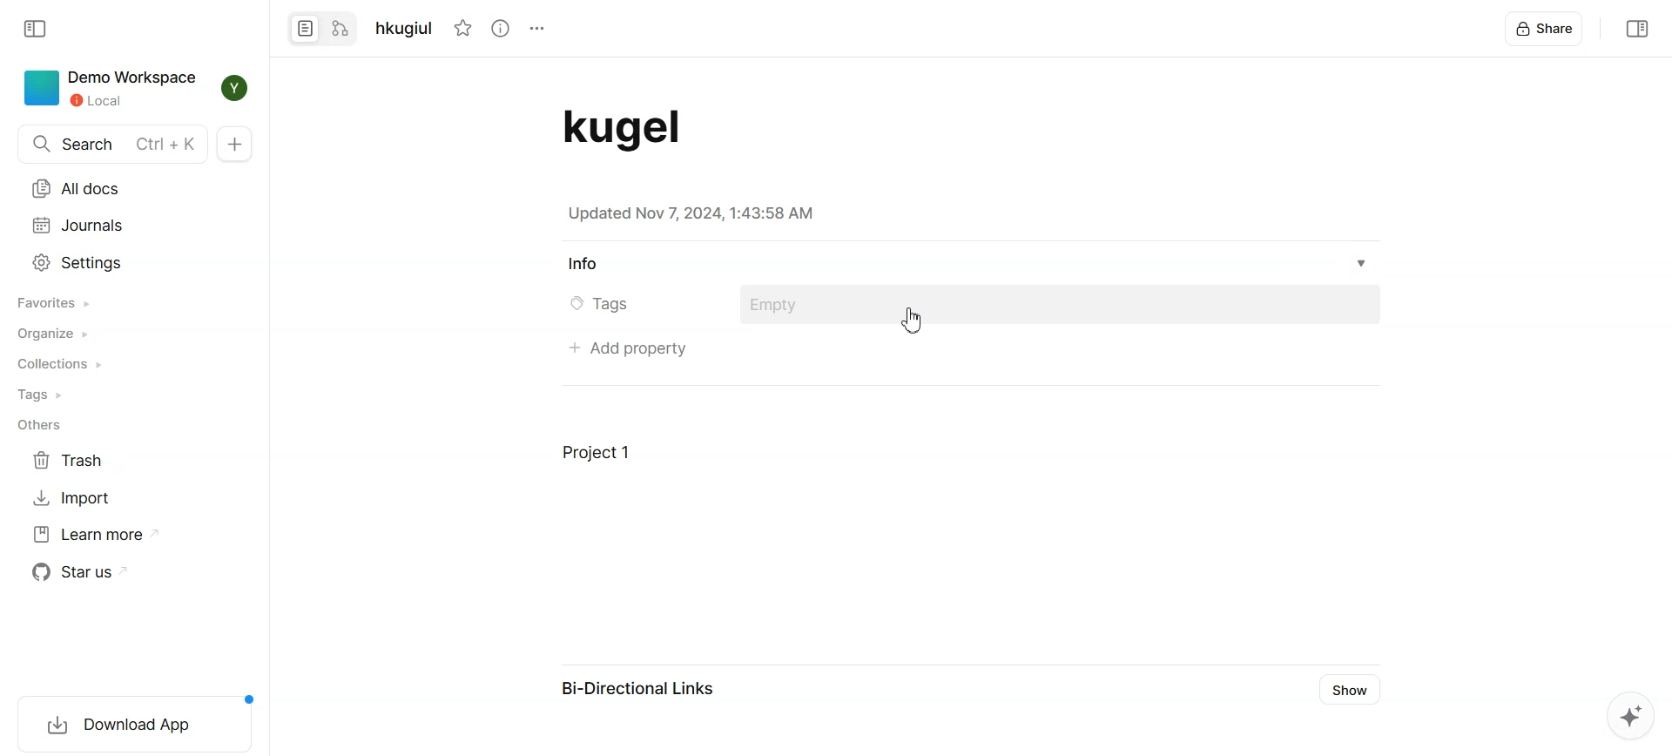 The height and width of the screenshot is (756, 1672). Describe the element at coordinates (630, 348) in the screenshot. I see `Add properties` at that location.